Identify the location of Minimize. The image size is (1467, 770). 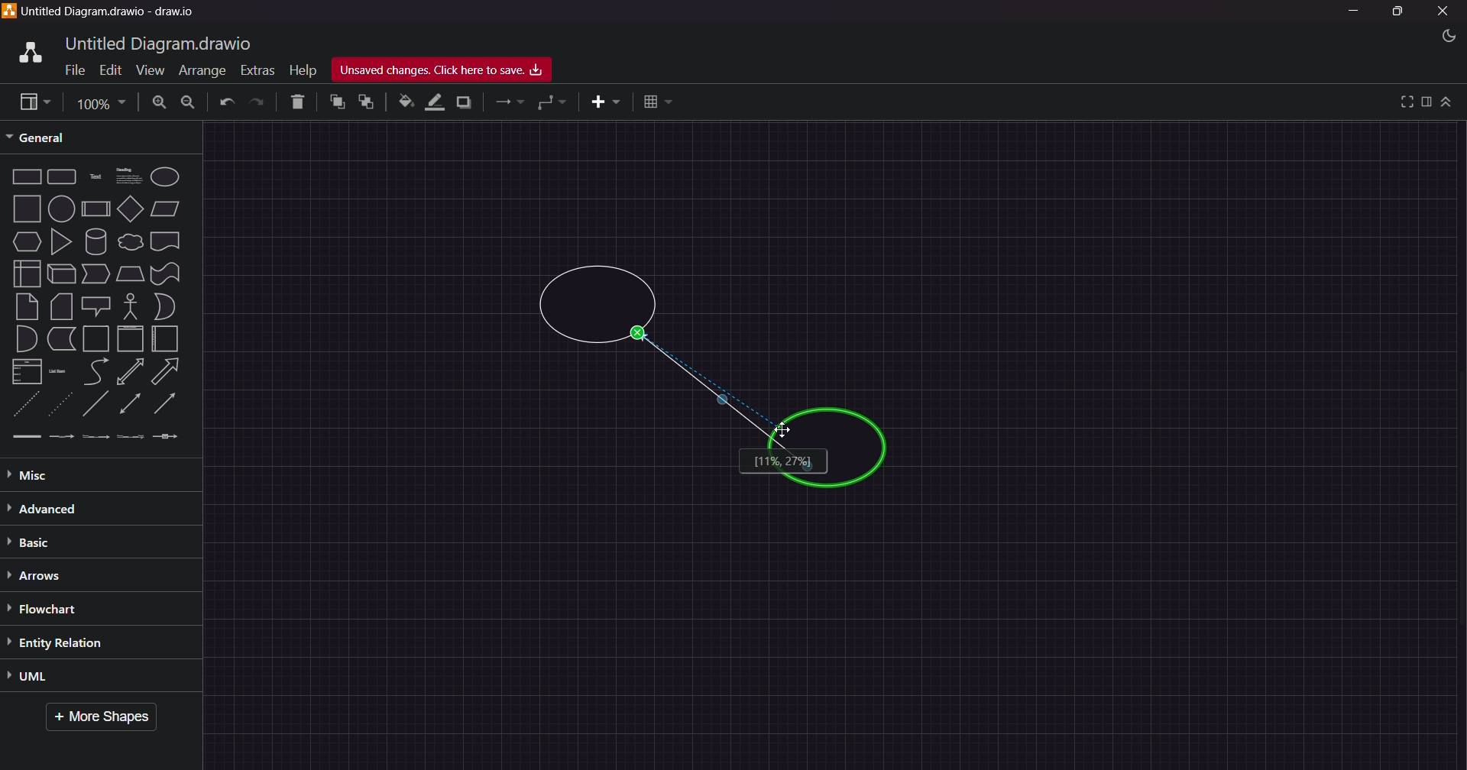
(1358, 12).